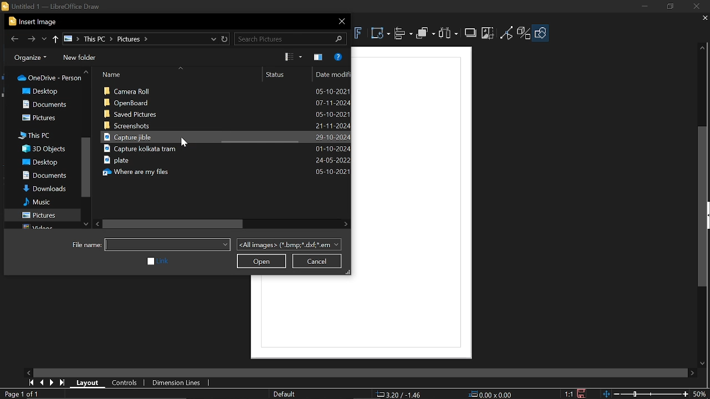  I want to click on vertical scrollbar, so click(699, 206).